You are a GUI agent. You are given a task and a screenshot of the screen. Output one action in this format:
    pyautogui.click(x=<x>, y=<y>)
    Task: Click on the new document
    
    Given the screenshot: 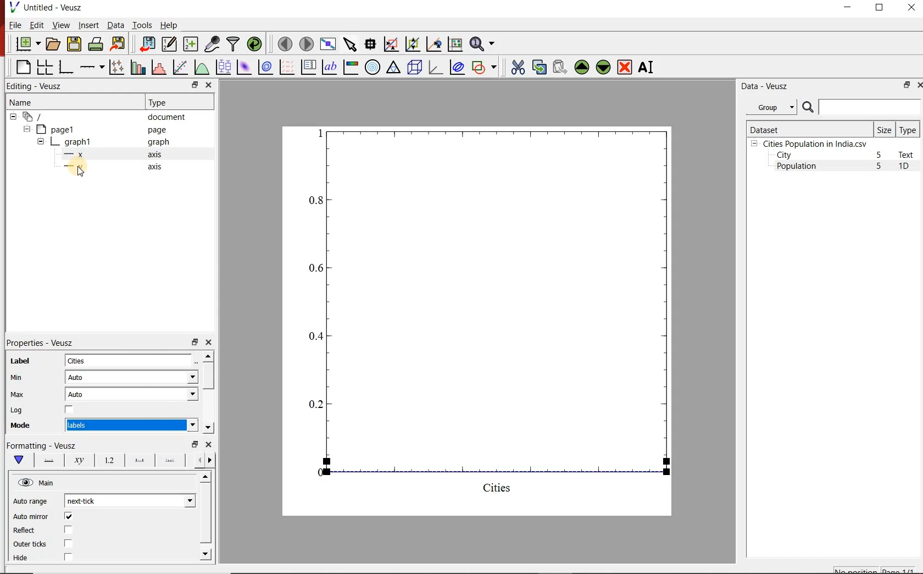 What is the action you would take?
    pyautogui.click(x=26, y=45)
    